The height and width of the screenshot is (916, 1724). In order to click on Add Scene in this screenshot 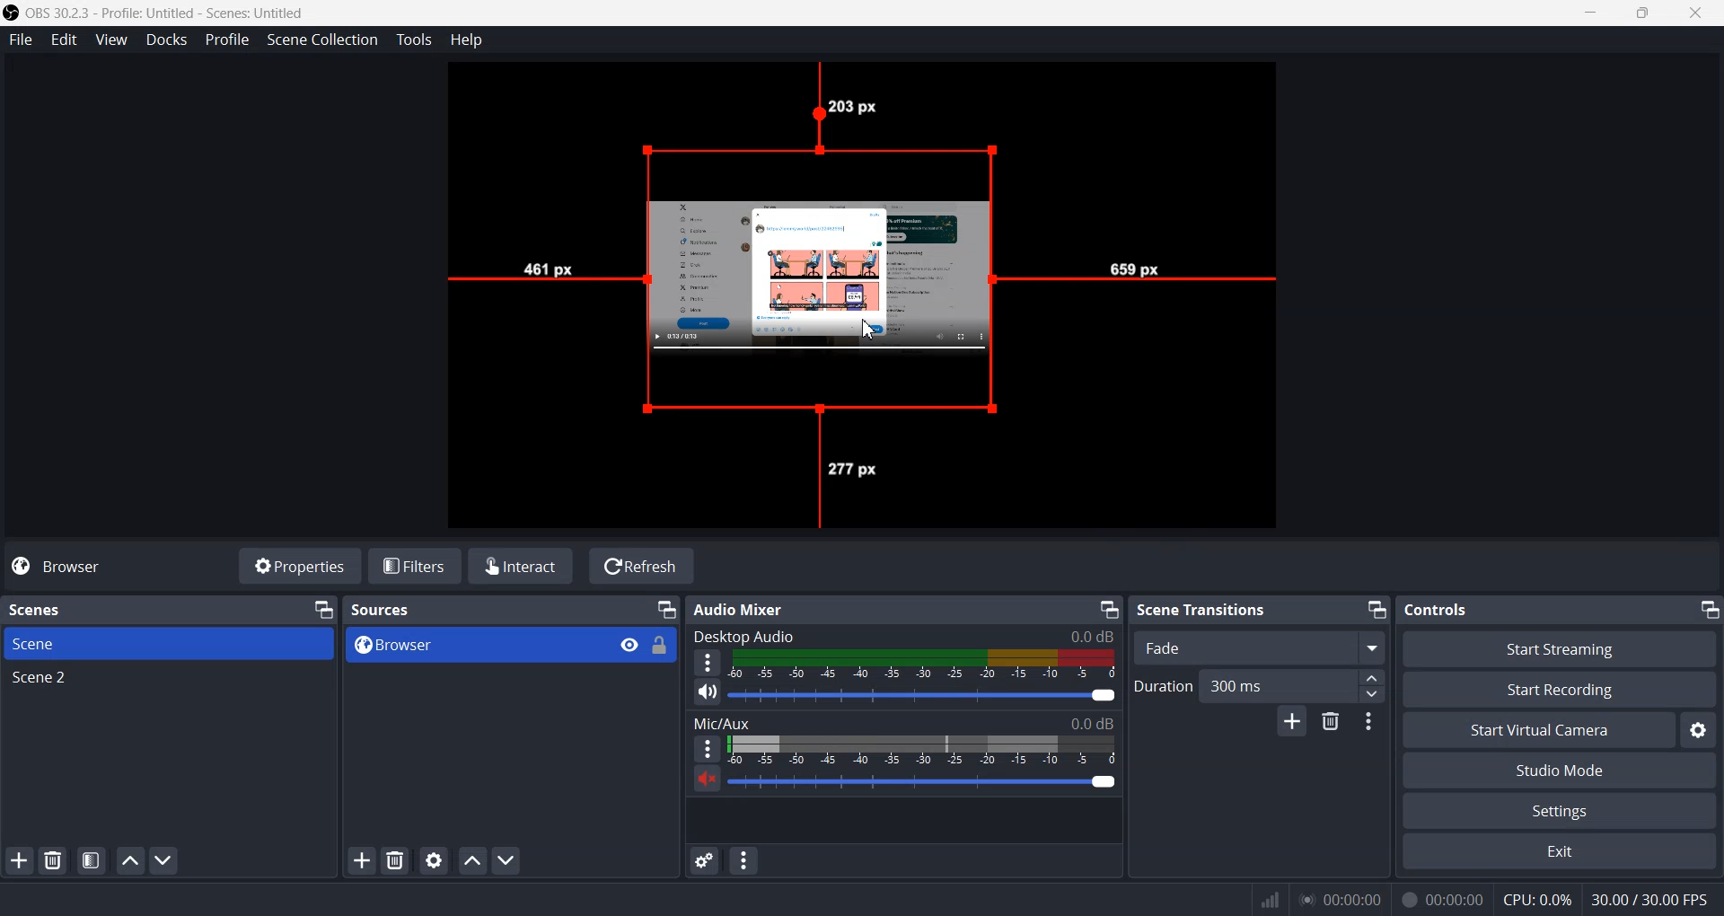, I will do `click(19, 860)`.